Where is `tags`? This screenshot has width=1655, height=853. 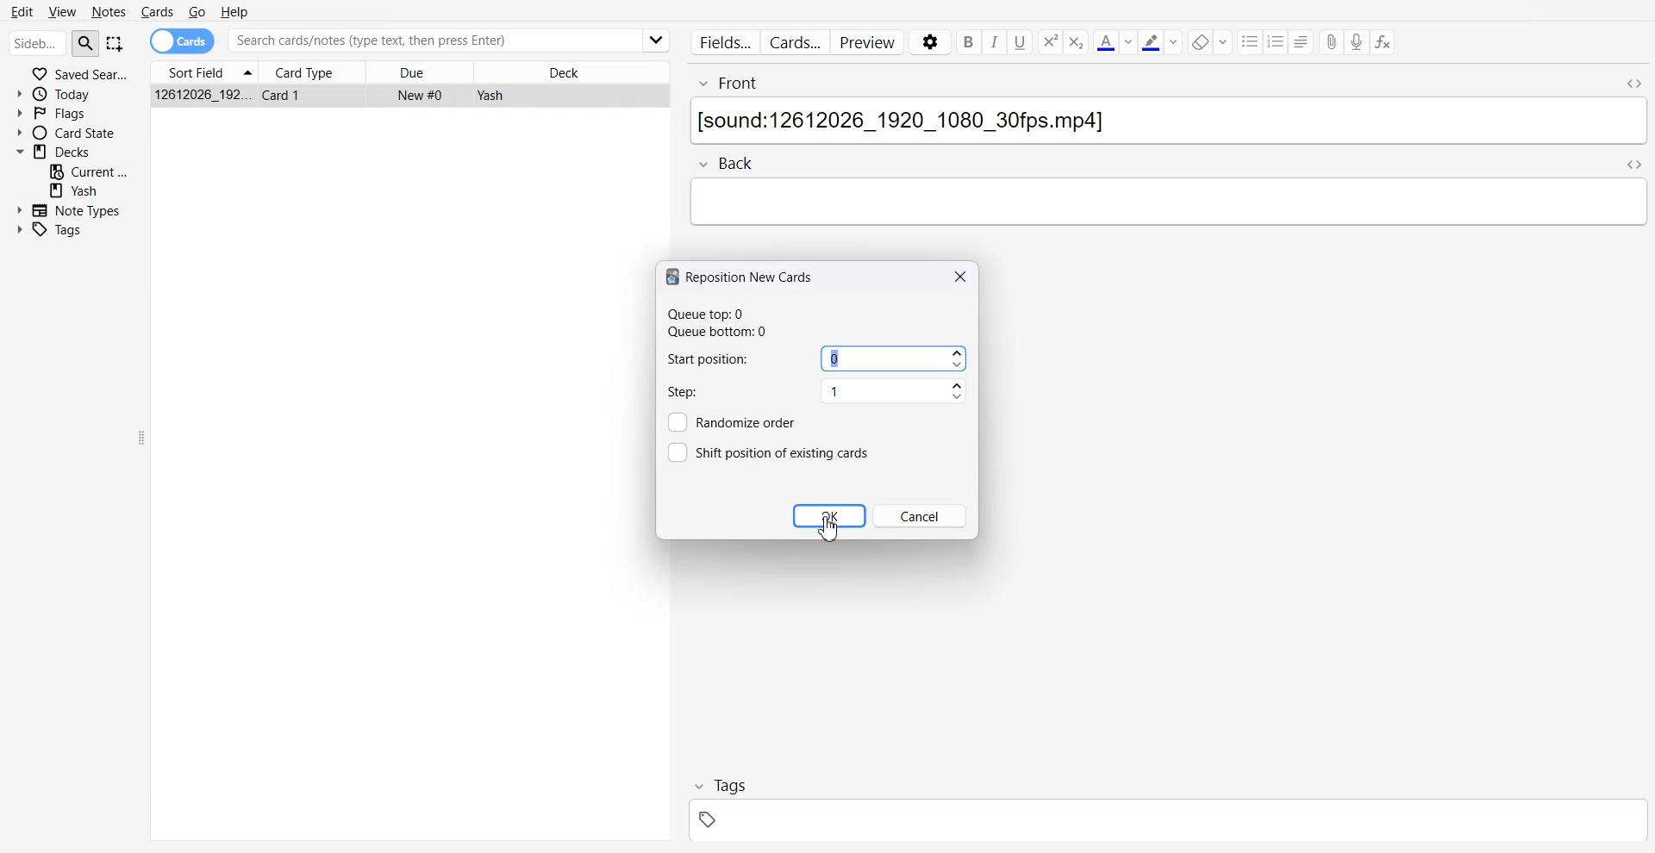
tags is located at coordinates (1166, 823).